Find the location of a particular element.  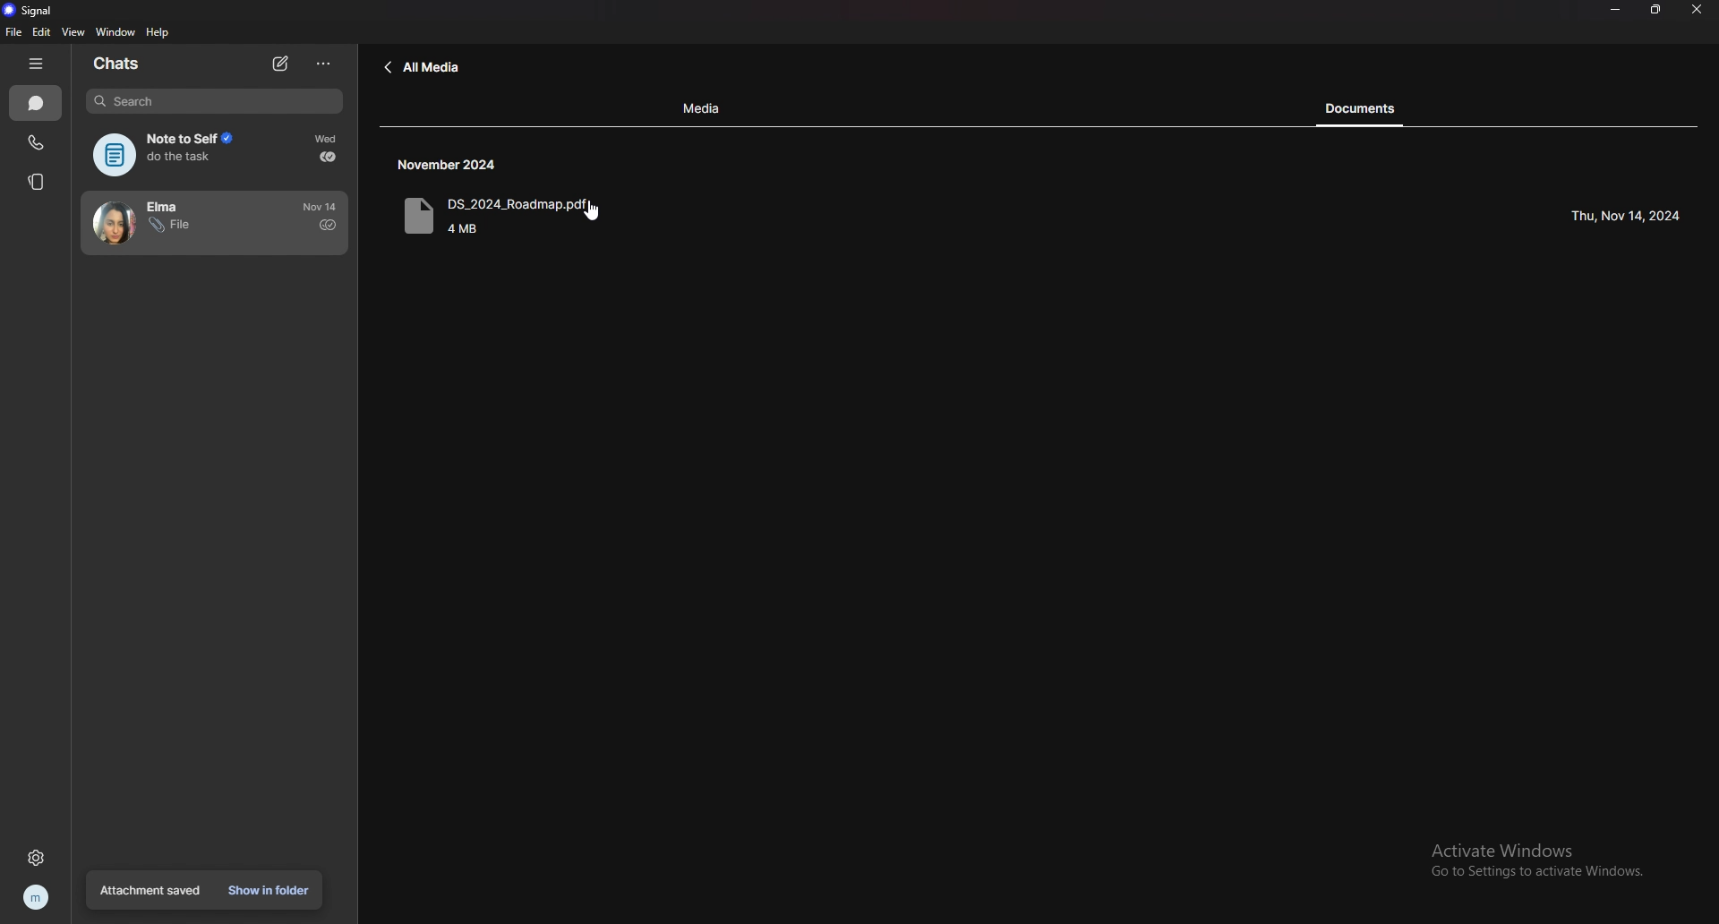

view is located at coordinates (73, 32).